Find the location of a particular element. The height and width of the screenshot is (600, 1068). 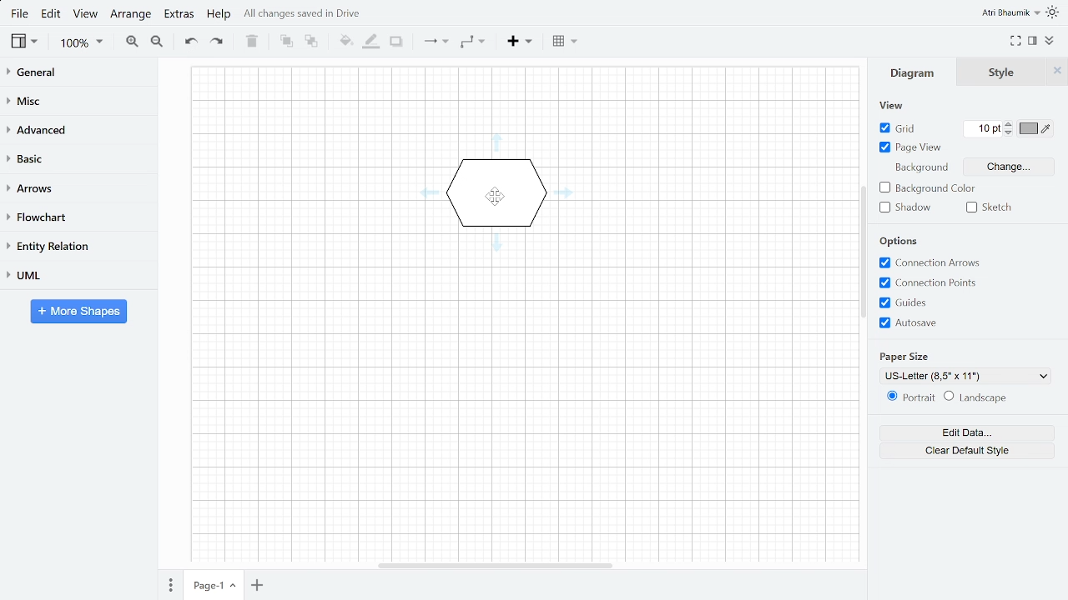

Misc is located at coordinates (78, 100).